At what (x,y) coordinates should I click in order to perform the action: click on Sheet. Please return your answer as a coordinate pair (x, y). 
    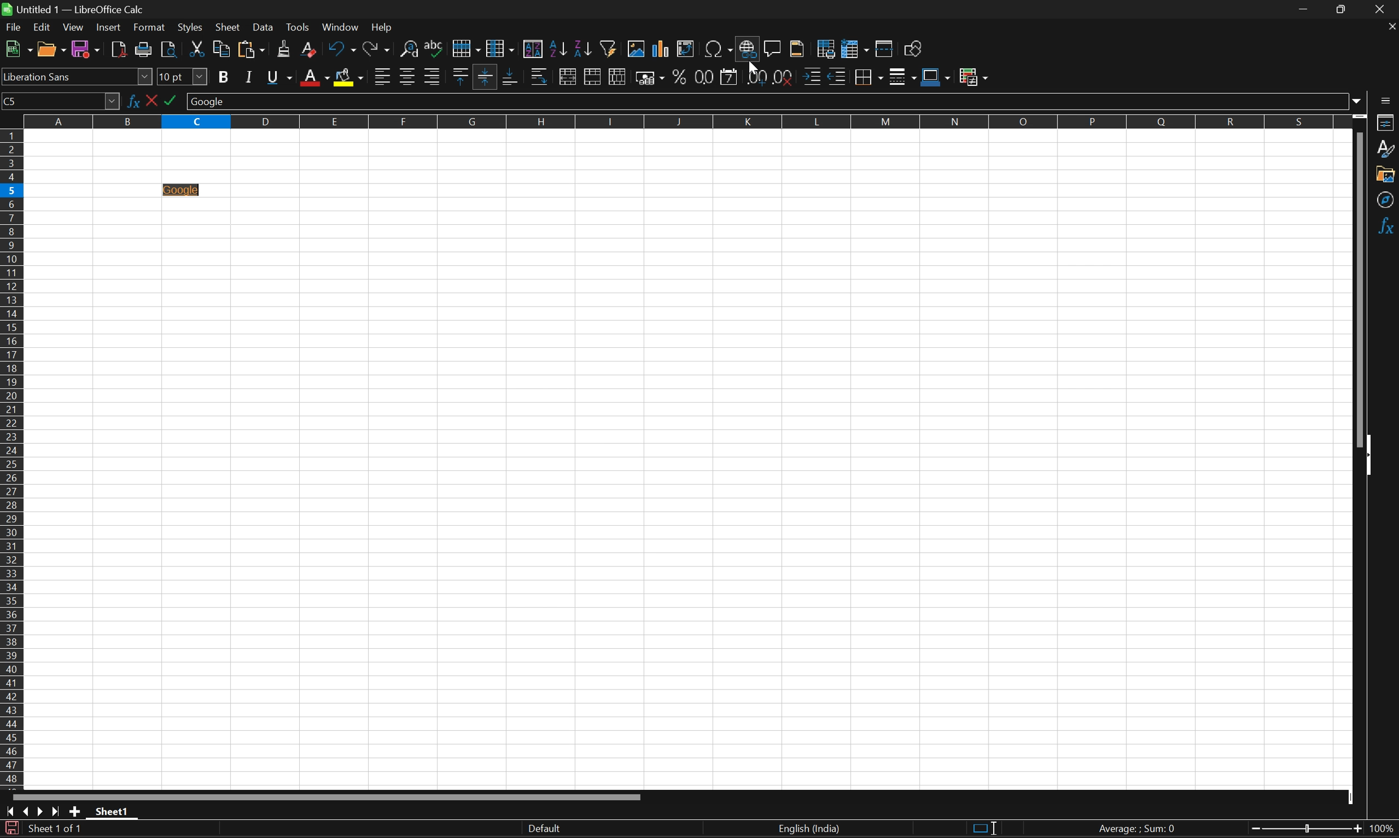
    Looking at the image, I should click on (229, 27).